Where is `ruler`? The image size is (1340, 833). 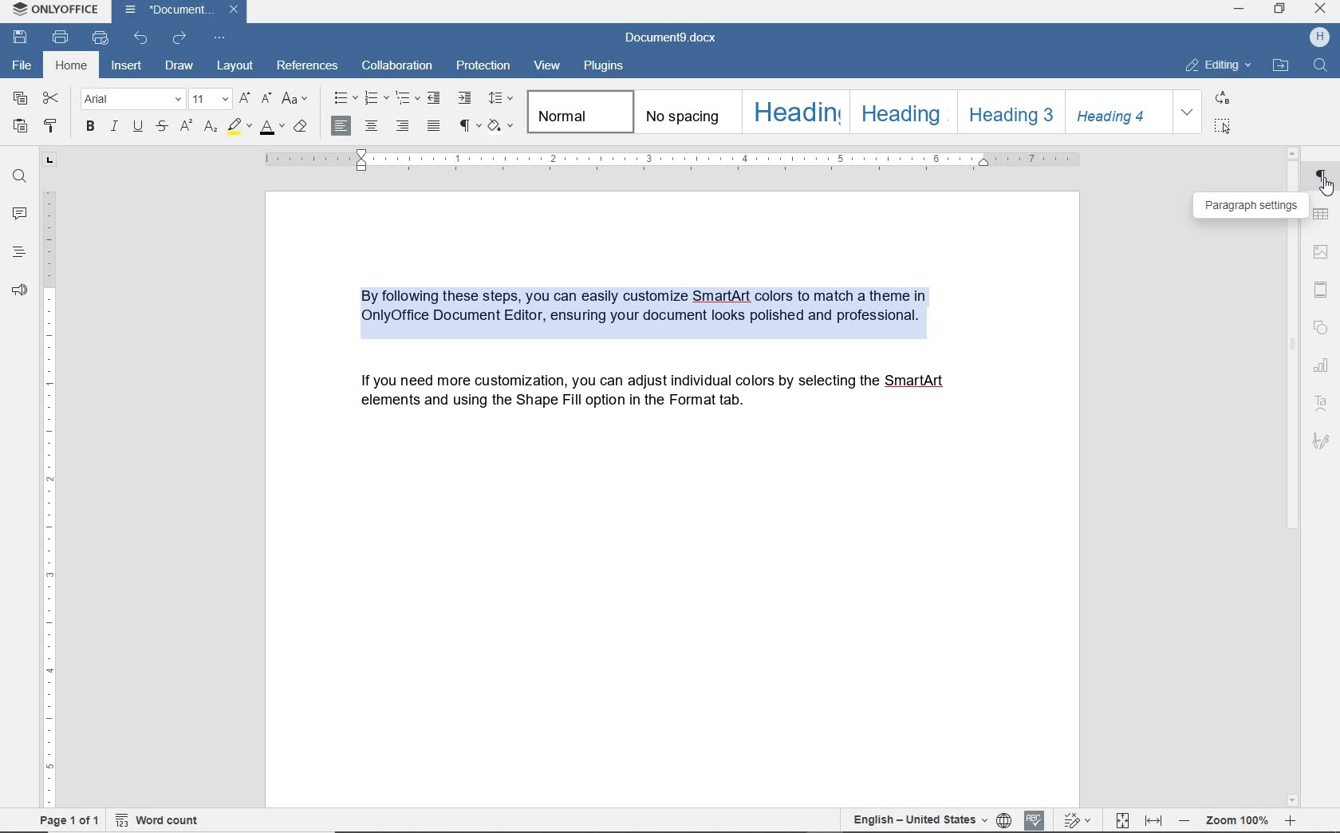 ruler is located at coordinates (49, 494).